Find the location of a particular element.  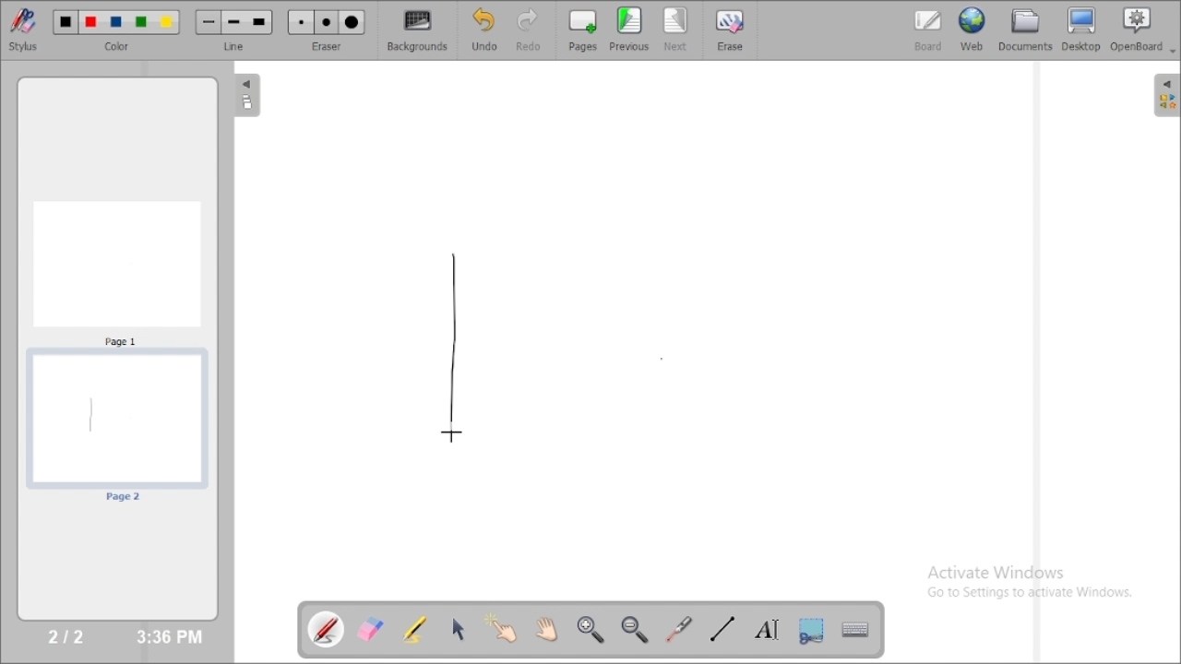

draw lines is located at coordinates (722, 628).